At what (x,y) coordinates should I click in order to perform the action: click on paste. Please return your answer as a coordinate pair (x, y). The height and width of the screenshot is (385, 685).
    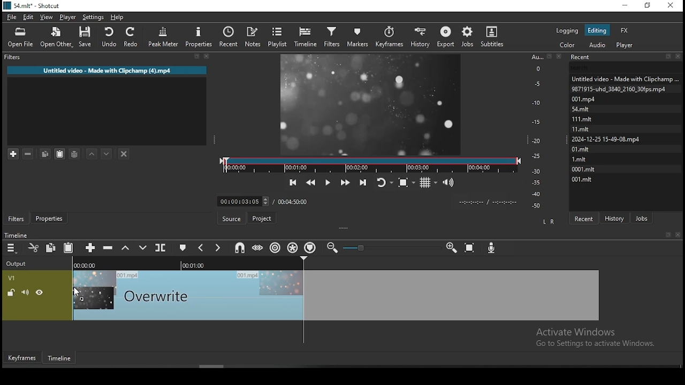
    Looking at the image, I should click on (70, 247).